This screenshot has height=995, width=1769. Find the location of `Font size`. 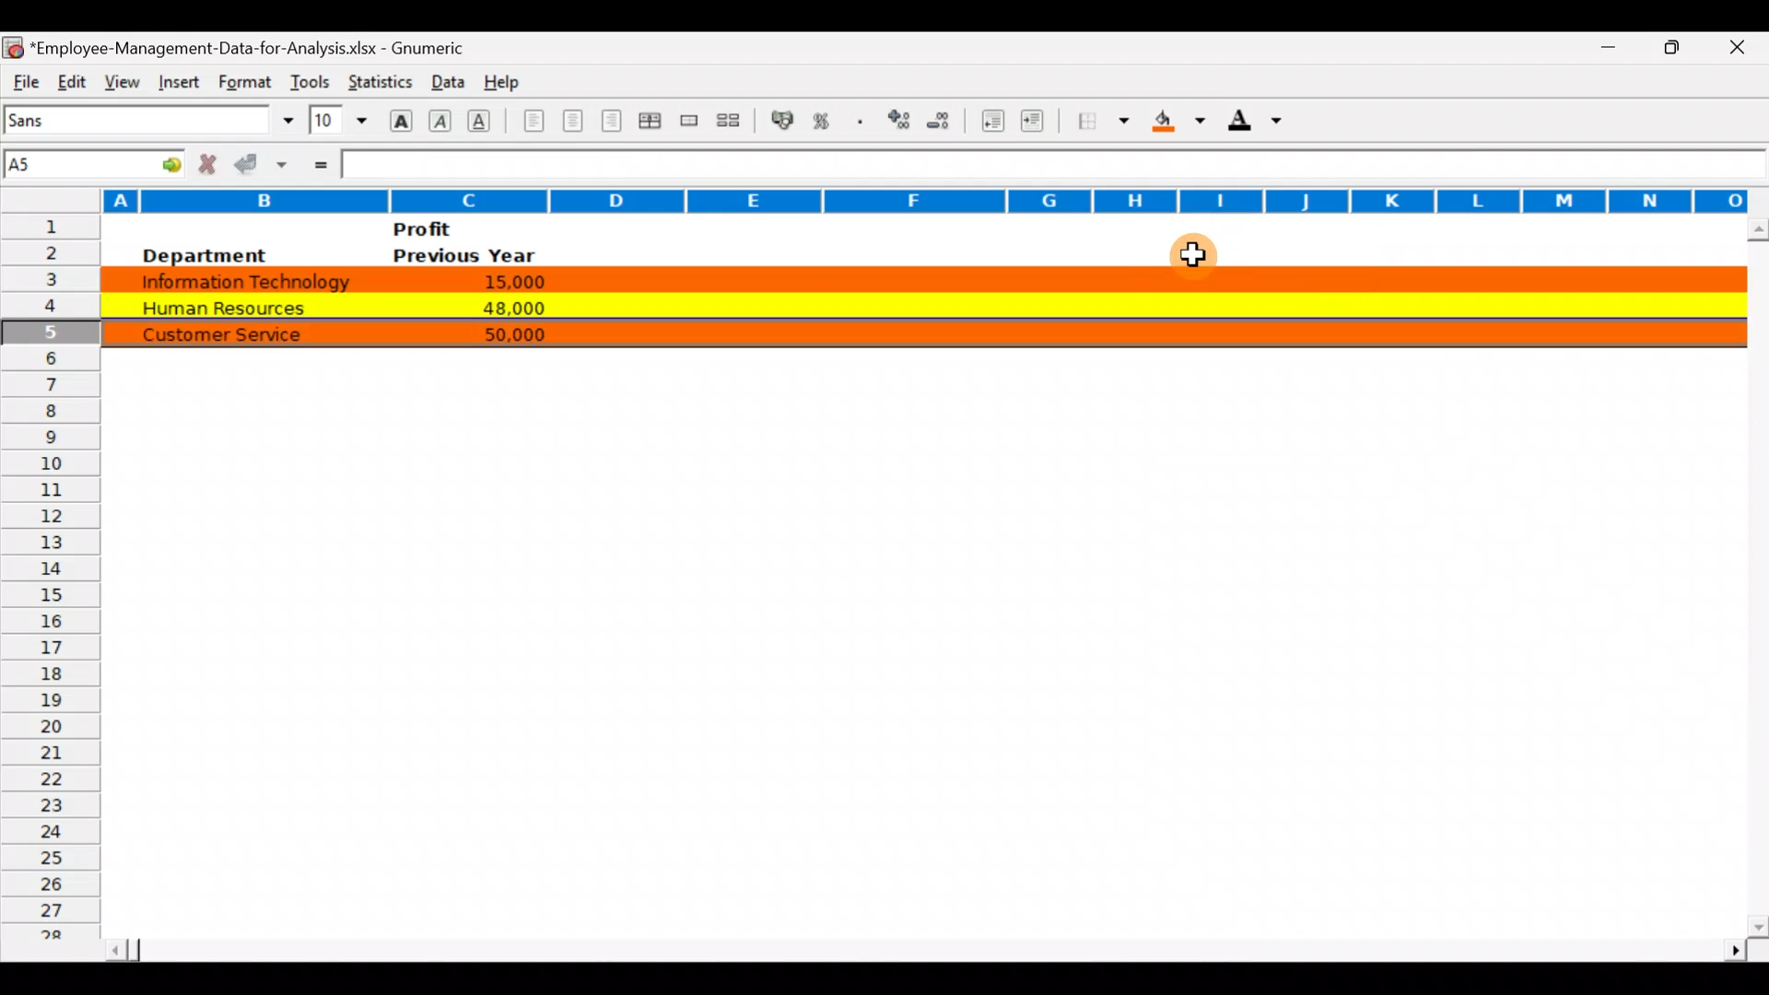

Font size is located at coordinates (338, 120).